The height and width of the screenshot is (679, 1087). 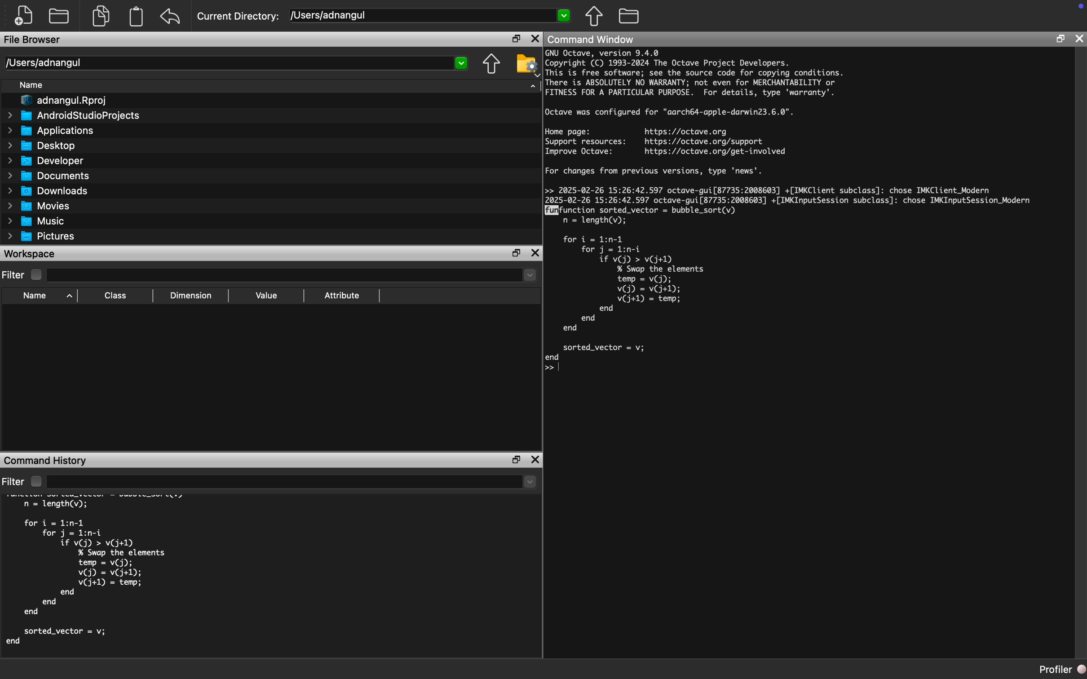 What do you see at coordinates (594, 16) in the screenshot?
I see `Parent Directory` at bounding box center [594, 16].